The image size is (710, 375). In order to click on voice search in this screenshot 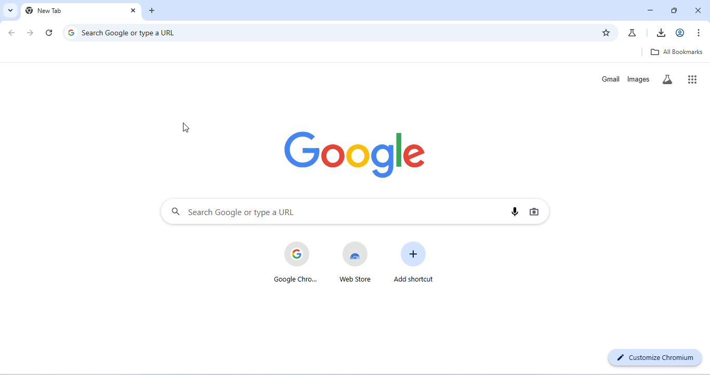, I will do `click(514, 212)`.